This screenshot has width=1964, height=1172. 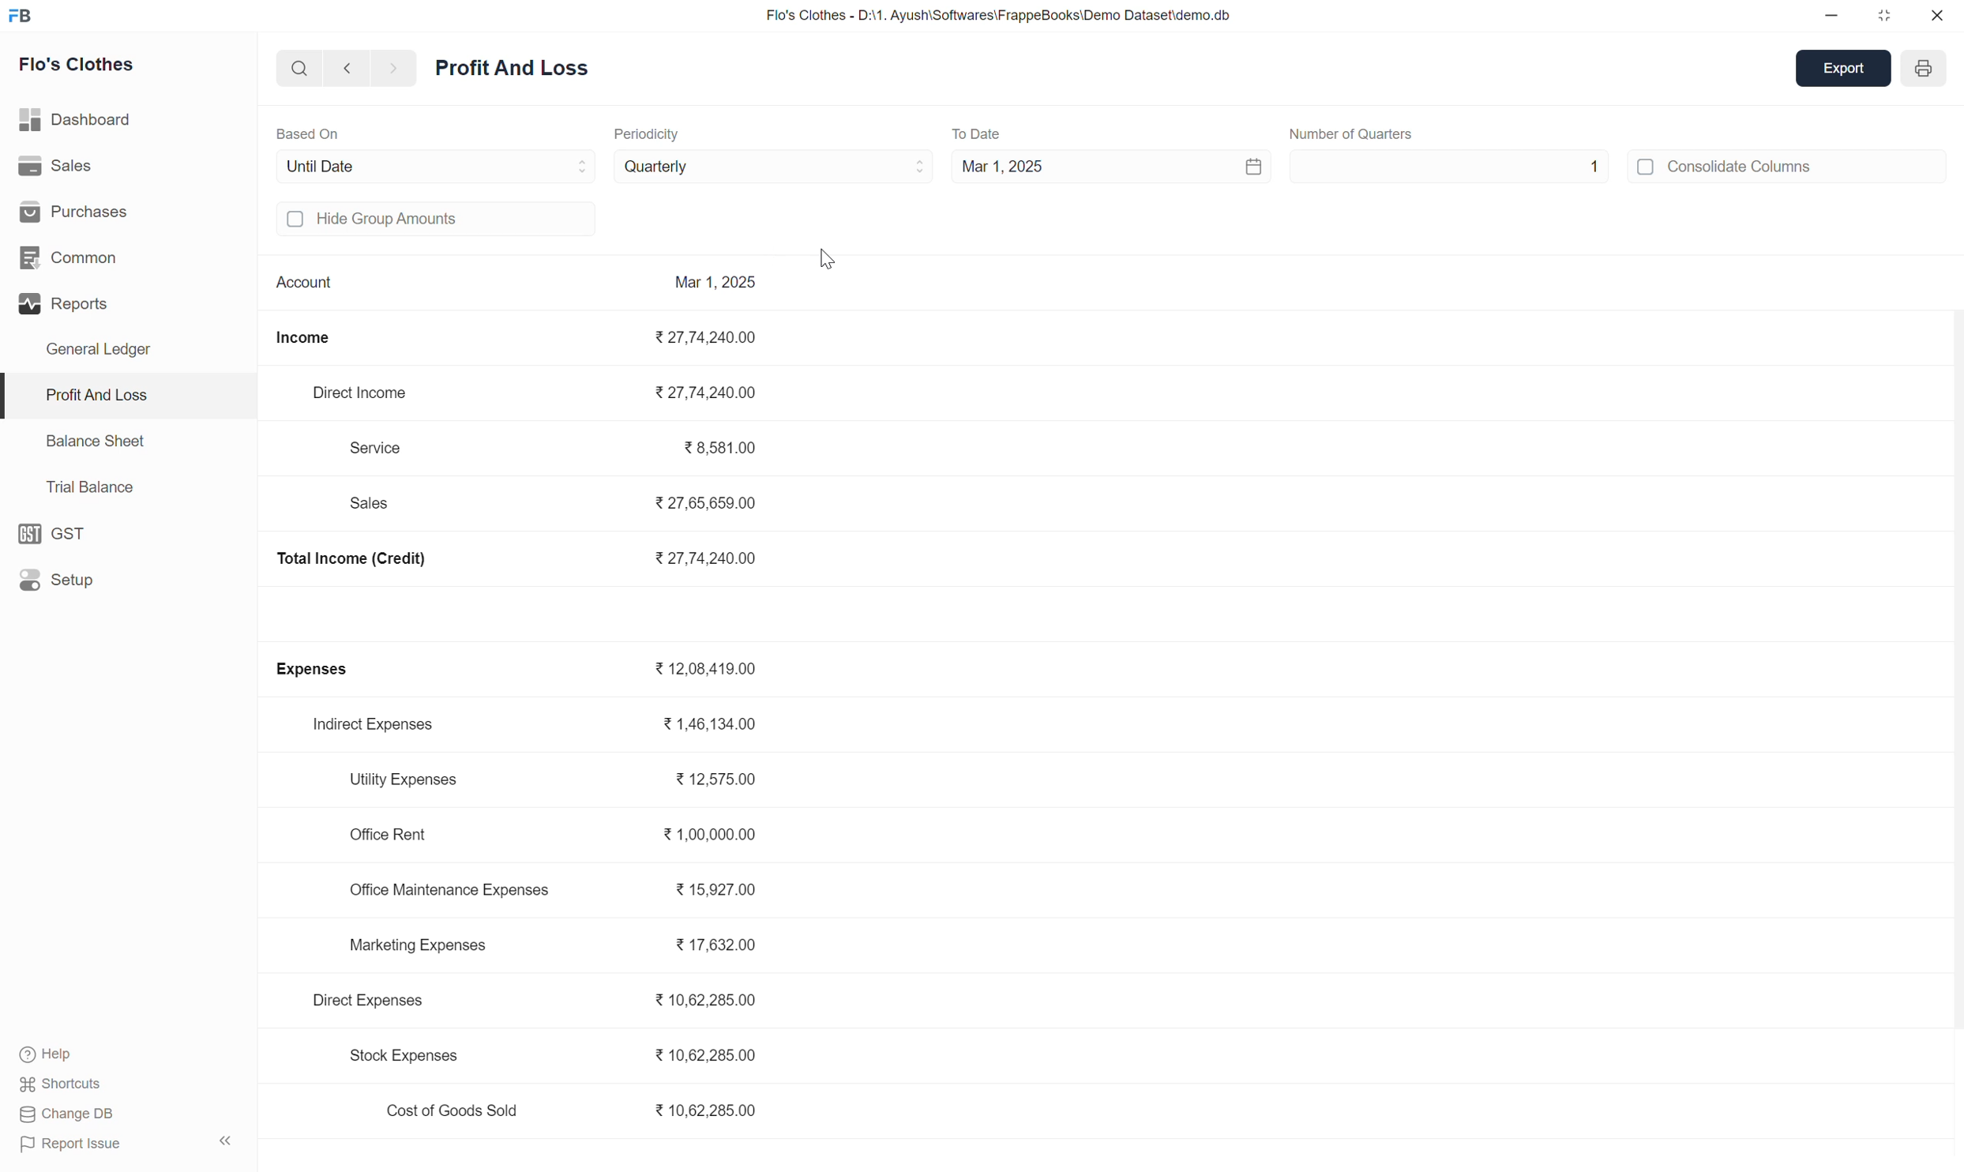 I want to click on Balance Sheet, so click(x=87, y=439).